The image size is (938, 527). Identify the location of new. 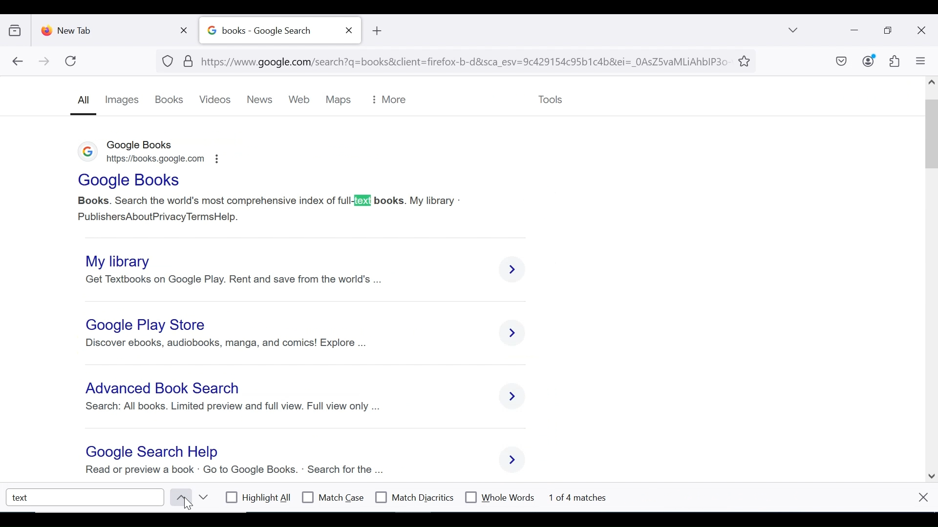
(262, 100).